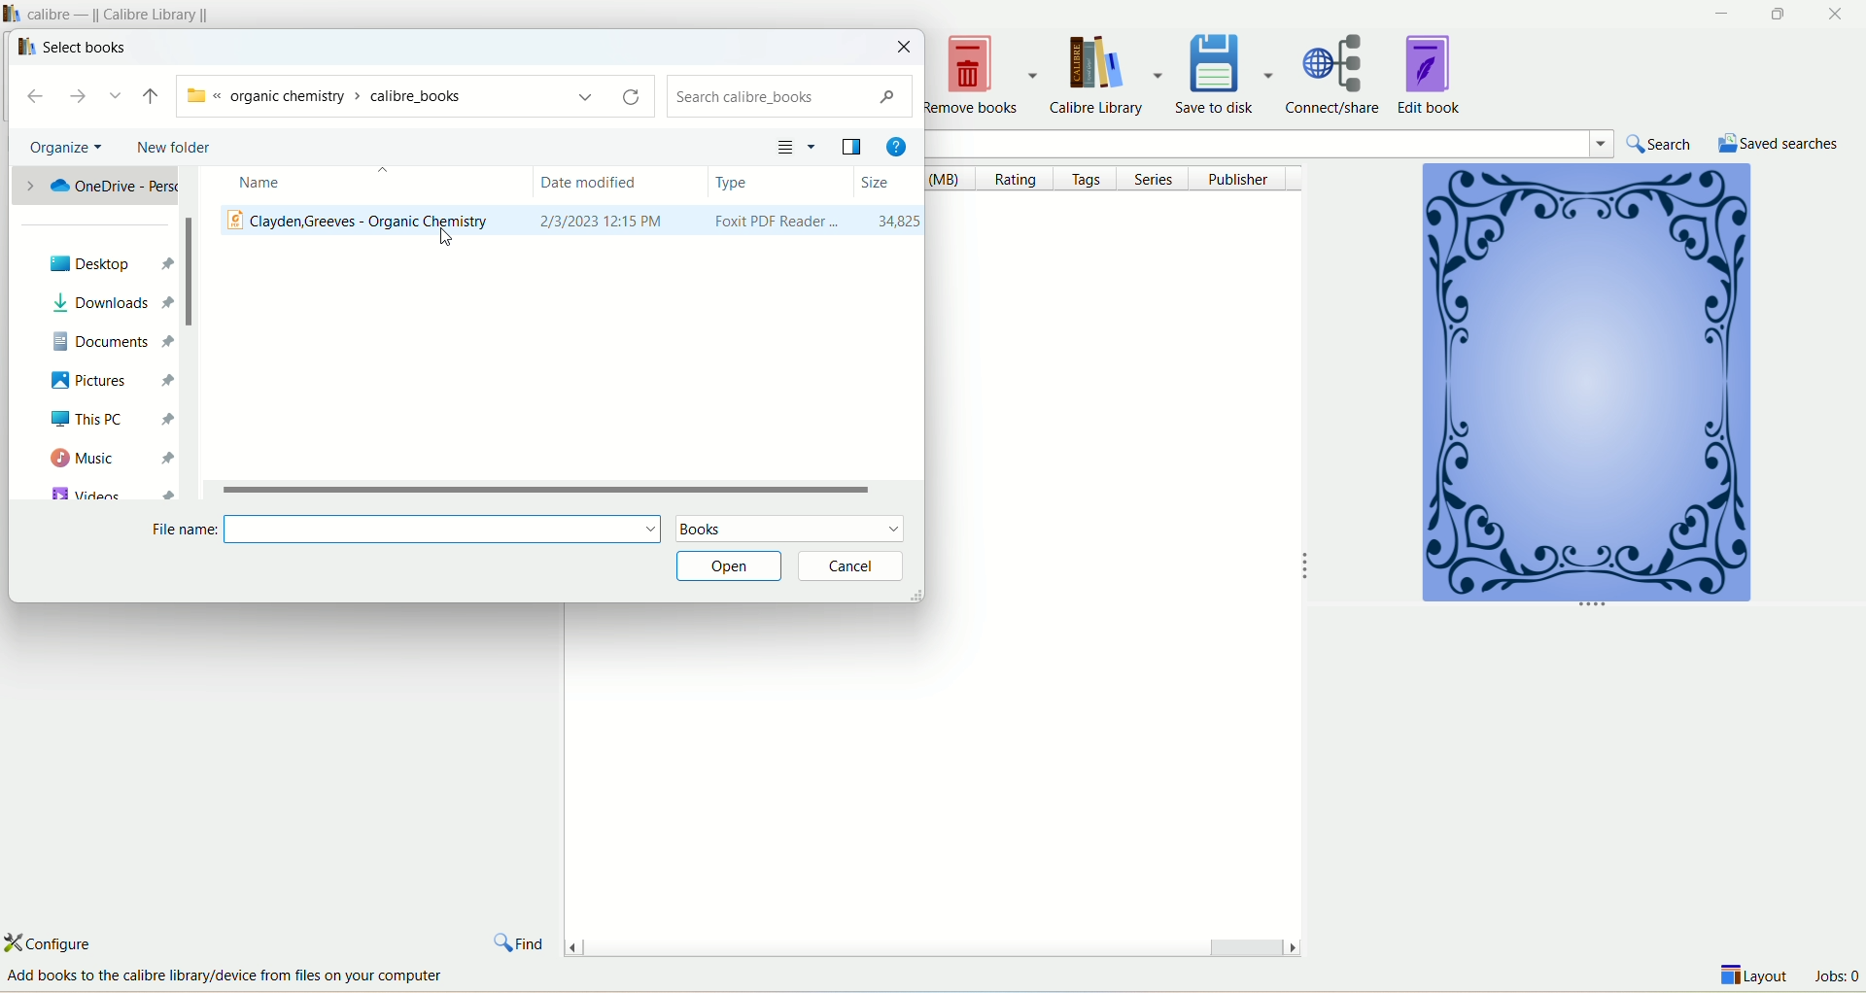  Describe the element at coordinates (1159, 178) in the screenshot. I see `series` at that location.